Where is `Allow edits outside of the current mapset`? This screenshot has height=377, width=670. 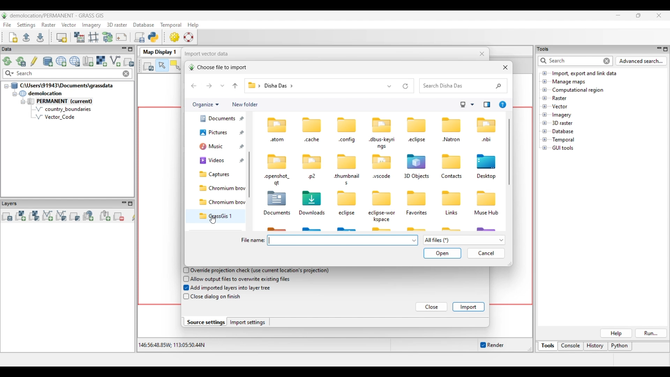 Allow edits outside of the current mapset is located at coordinates (34, 61).